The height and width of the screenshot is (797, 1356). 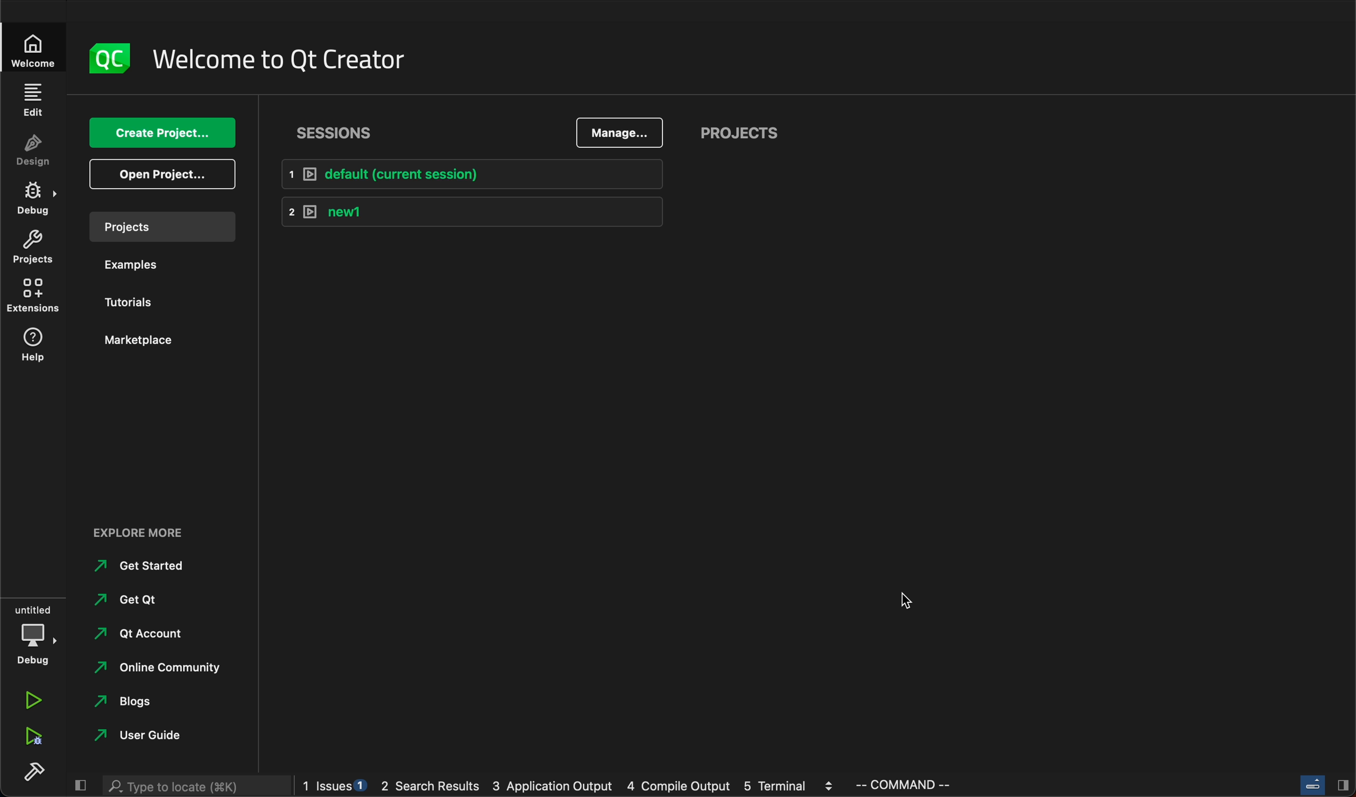 I want to click on search bar, so click(x=196, y=787).